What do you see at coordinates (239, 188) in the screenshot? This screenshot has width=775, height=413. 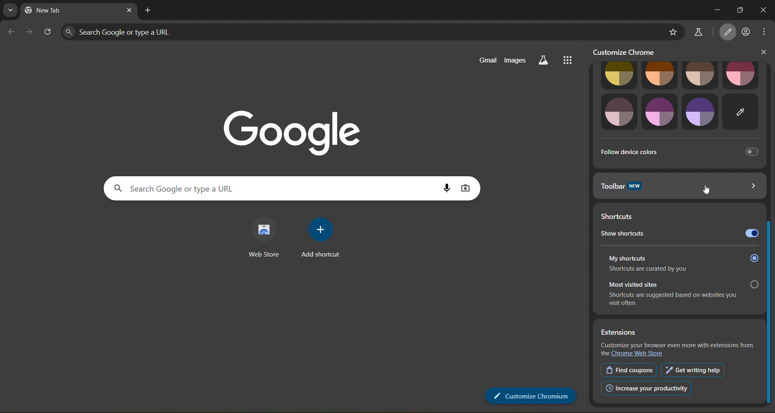 I see `search panel` at bounding box center [239, 188].